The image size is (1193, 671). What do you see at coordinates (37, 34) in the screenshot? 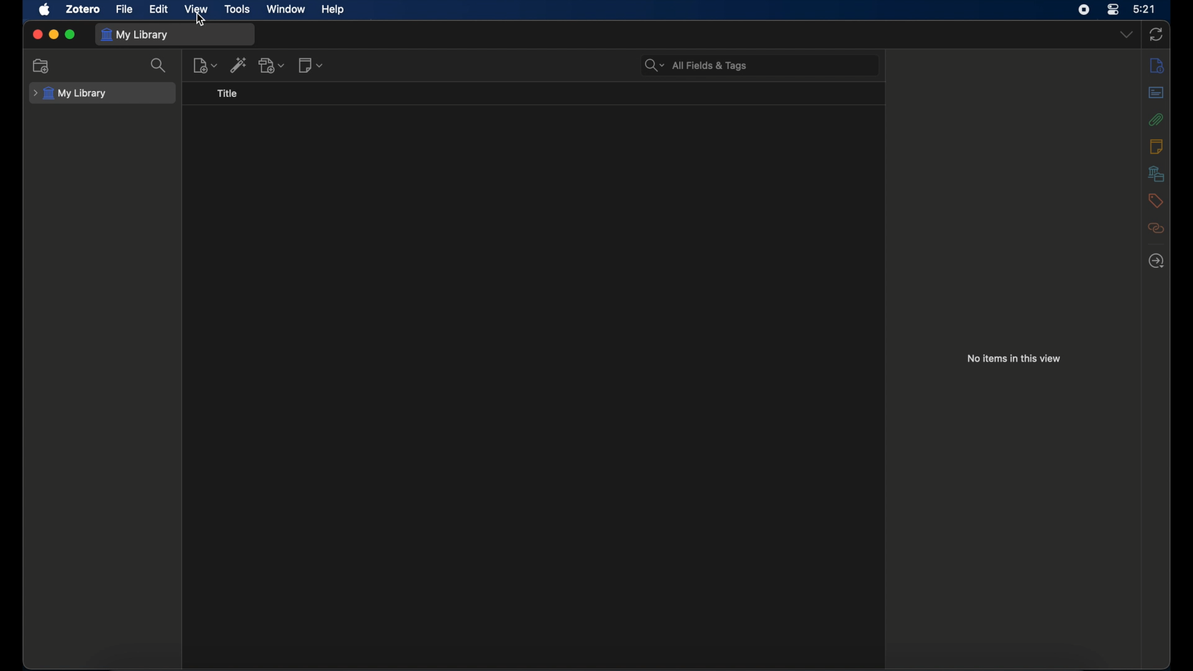
I see `close` at bounding box center [37, 34].